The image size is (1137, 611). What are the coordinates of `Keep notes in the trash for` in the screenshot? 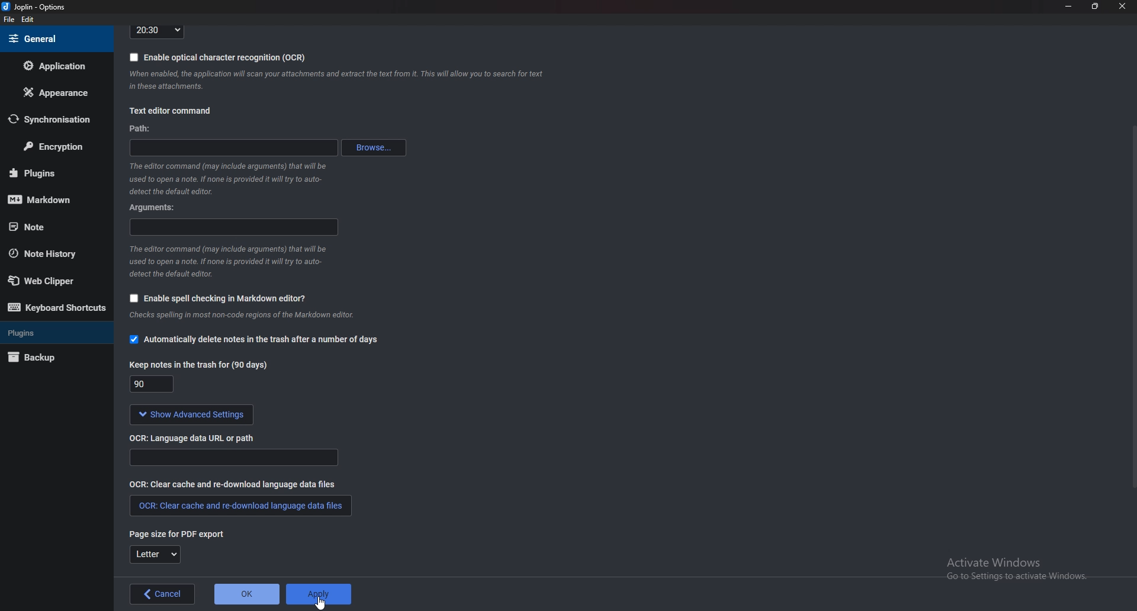 It's located at (154, 385).